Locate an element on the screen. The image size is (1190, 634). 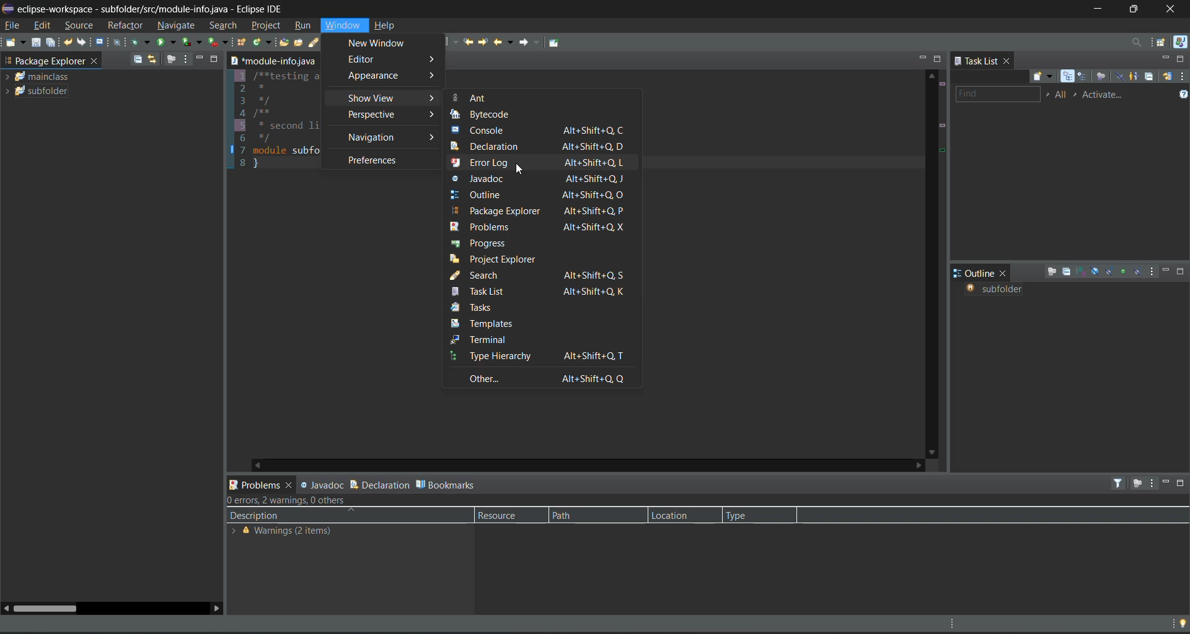
view menu is located at coordinates (1155, 272).